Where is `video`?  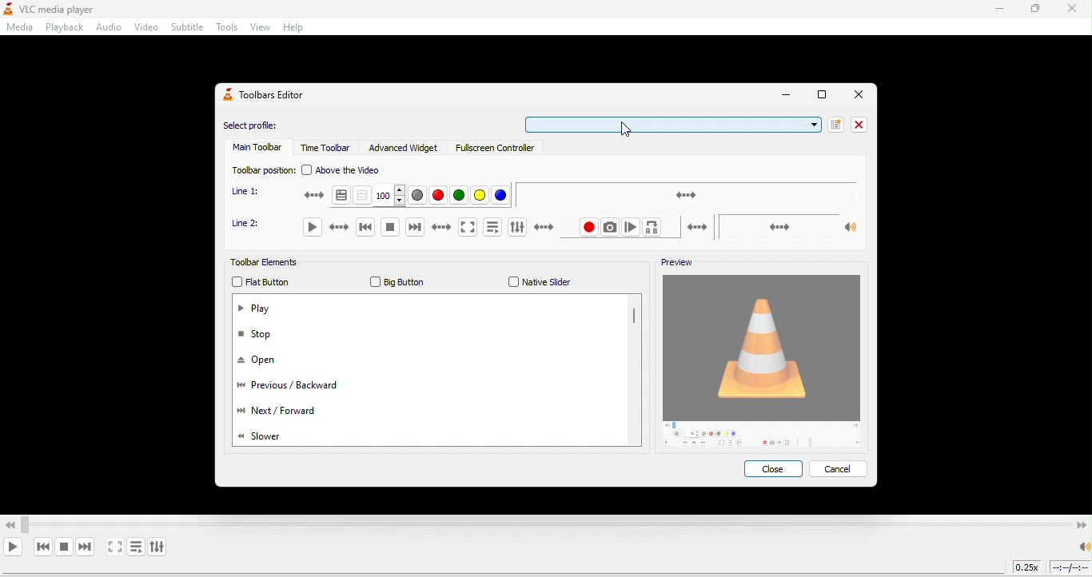
video is located at coordinates (145, 28).